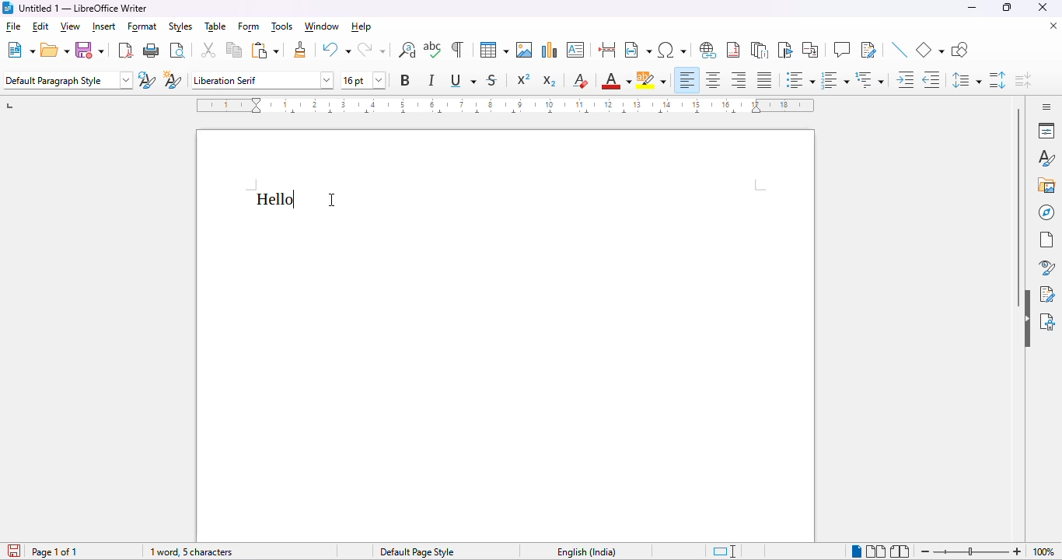 The height and width of the screenshot is (560, 1062). I want to click on insert table, so click(494, 50).